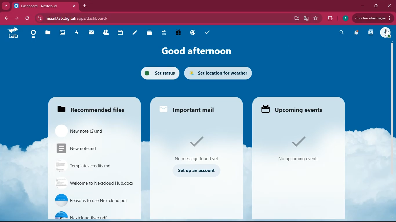 The height and width of the screenshot is (222, 396). Describe the element at coordinates (7, 18) in the screenshot. I see `back` at that location.